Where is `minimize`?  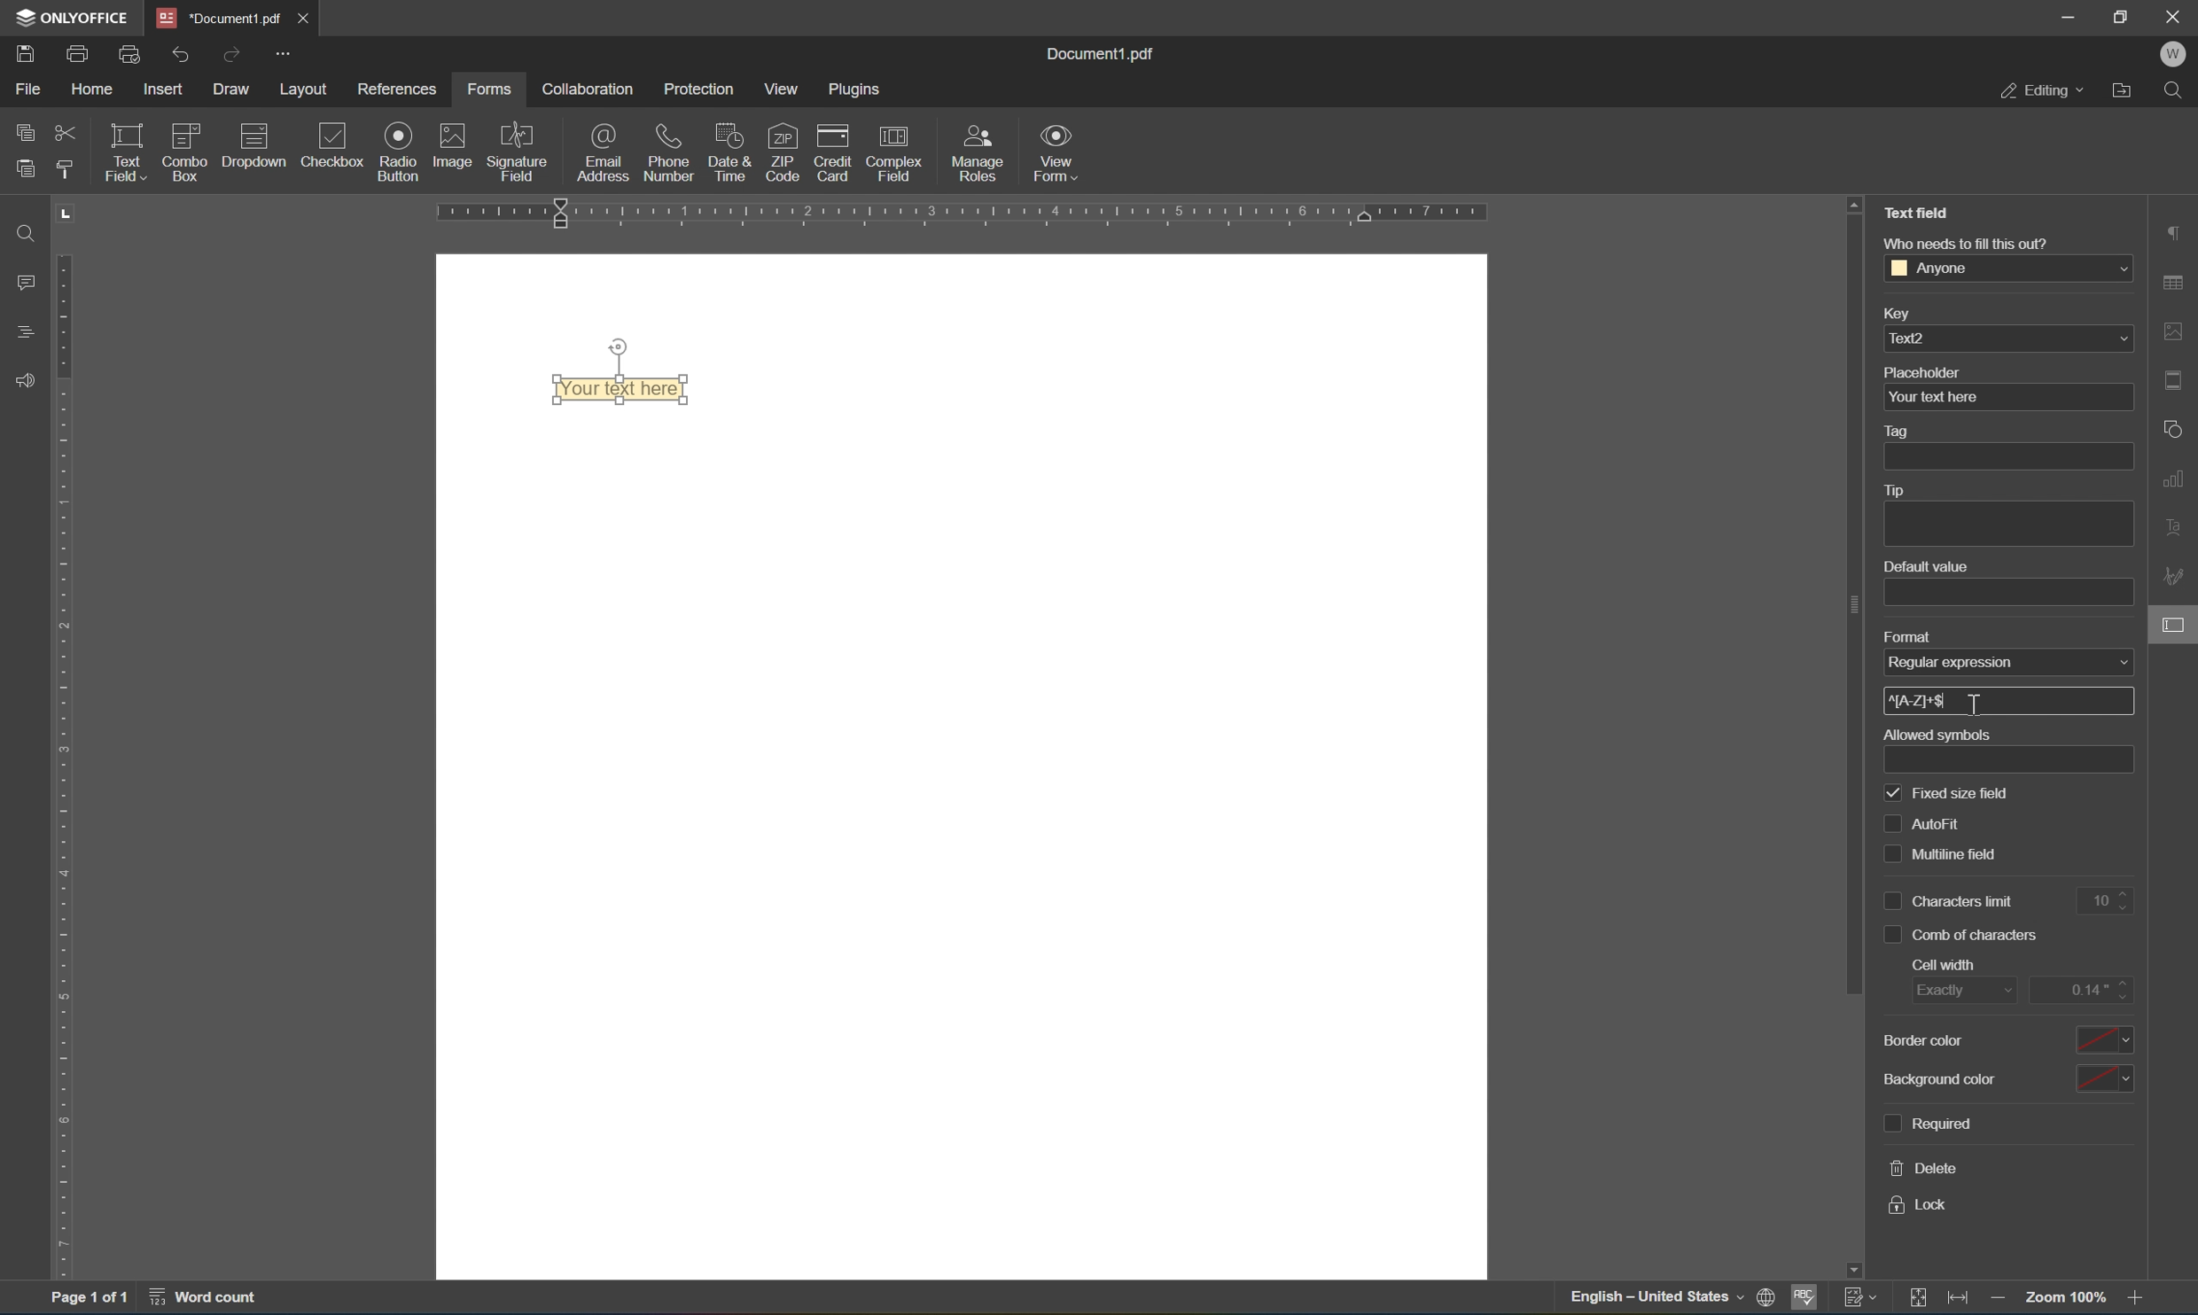
minimize is located at coordinates (2068, 19).